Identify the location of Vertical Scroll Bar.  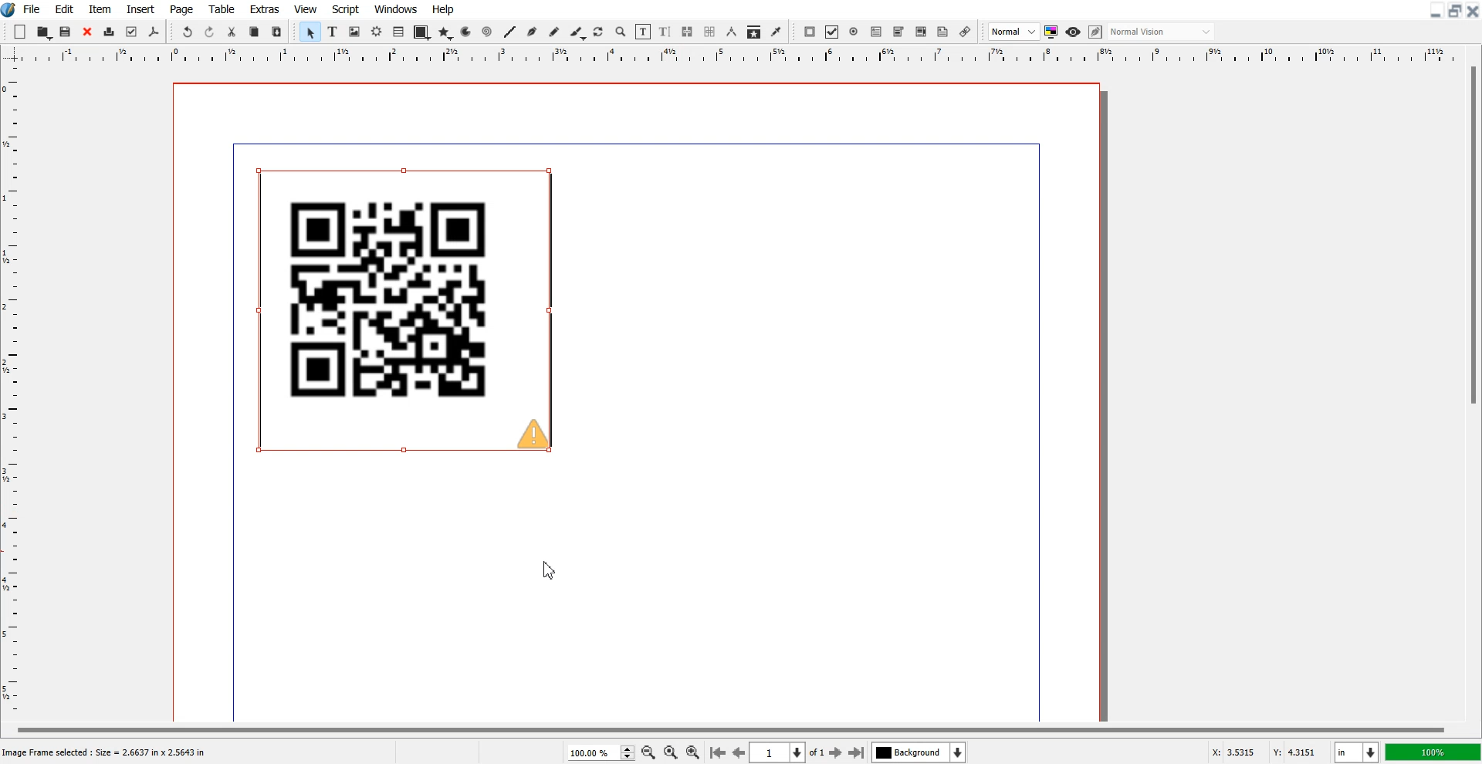
(1471, 390).